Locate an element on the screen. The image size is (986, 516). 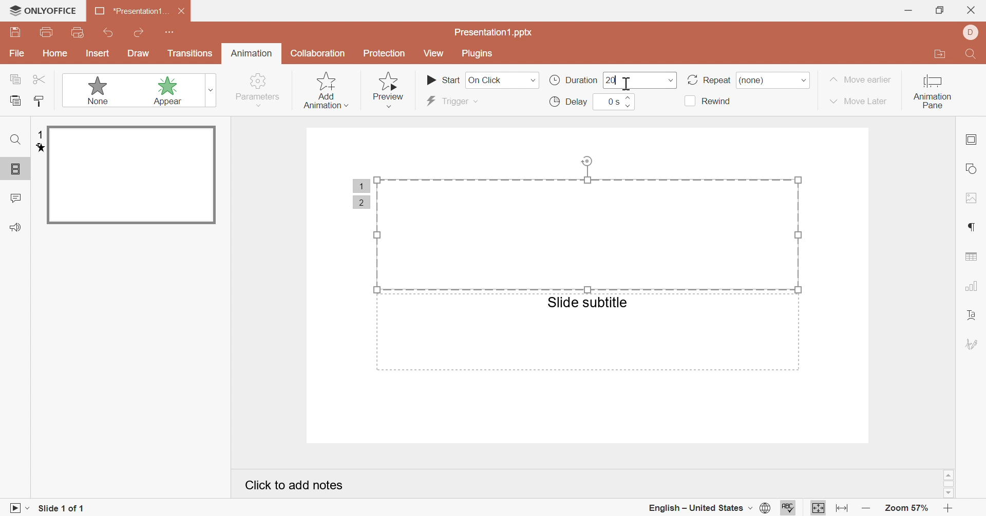
1 is located at coordinates (362, 185).